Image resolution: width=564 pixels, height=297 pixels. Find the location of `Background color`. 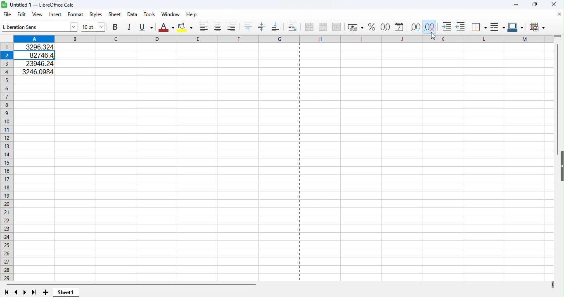

Background color is located at coordinates (185, 27).